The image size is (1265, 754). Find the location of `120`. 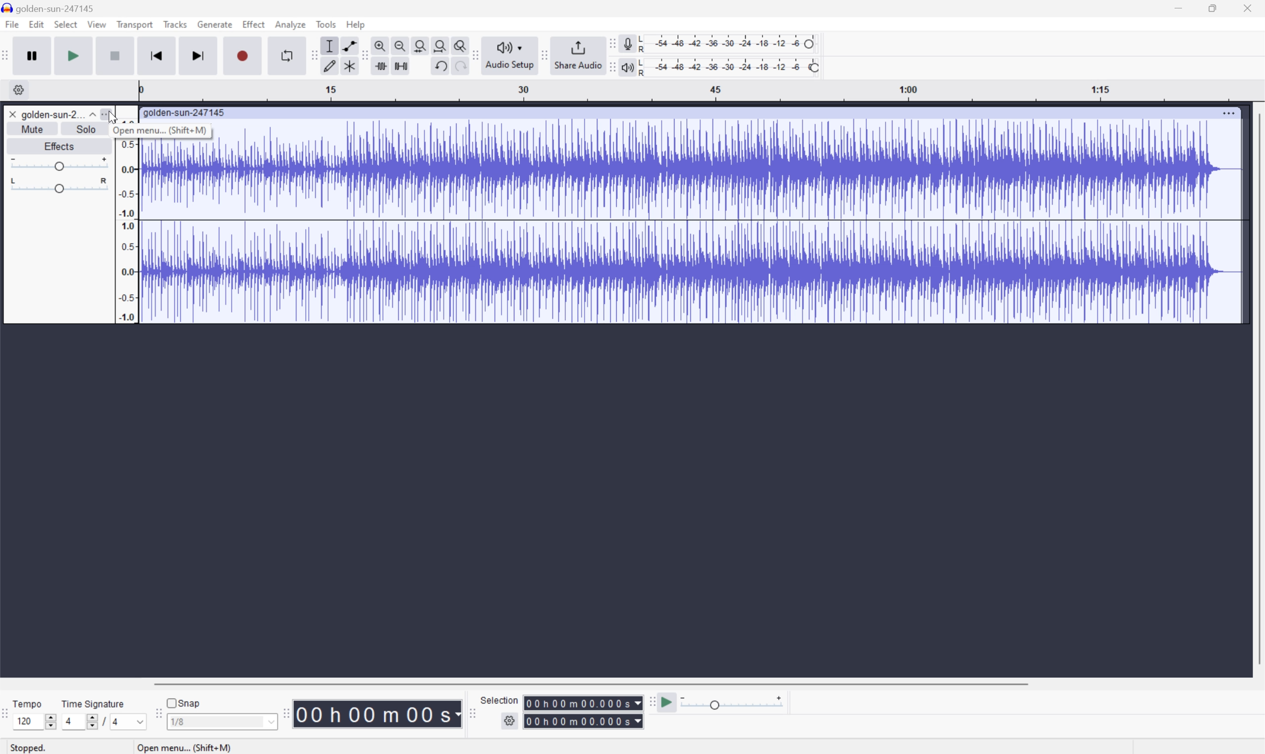

120 is located at coordinates (27, 722).